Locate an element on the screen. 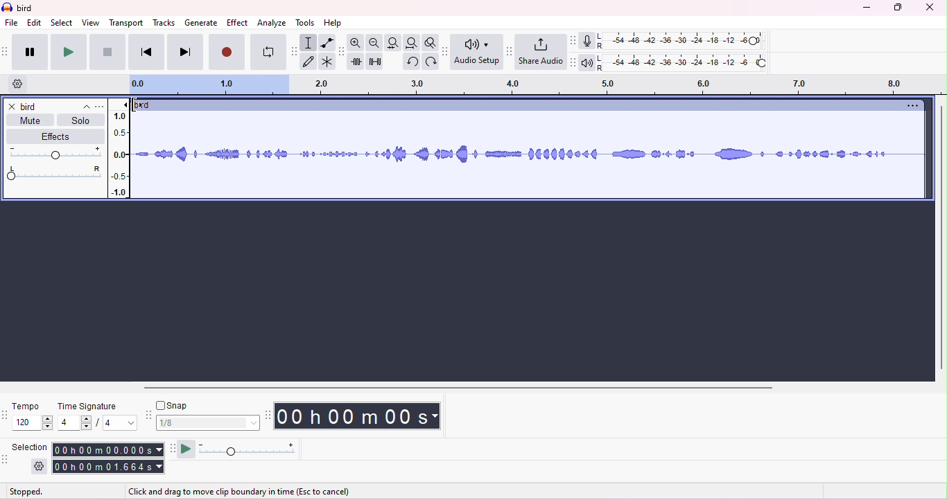 This screenshot has width=947, height=500. timeline is located at coordinates (533, 86).